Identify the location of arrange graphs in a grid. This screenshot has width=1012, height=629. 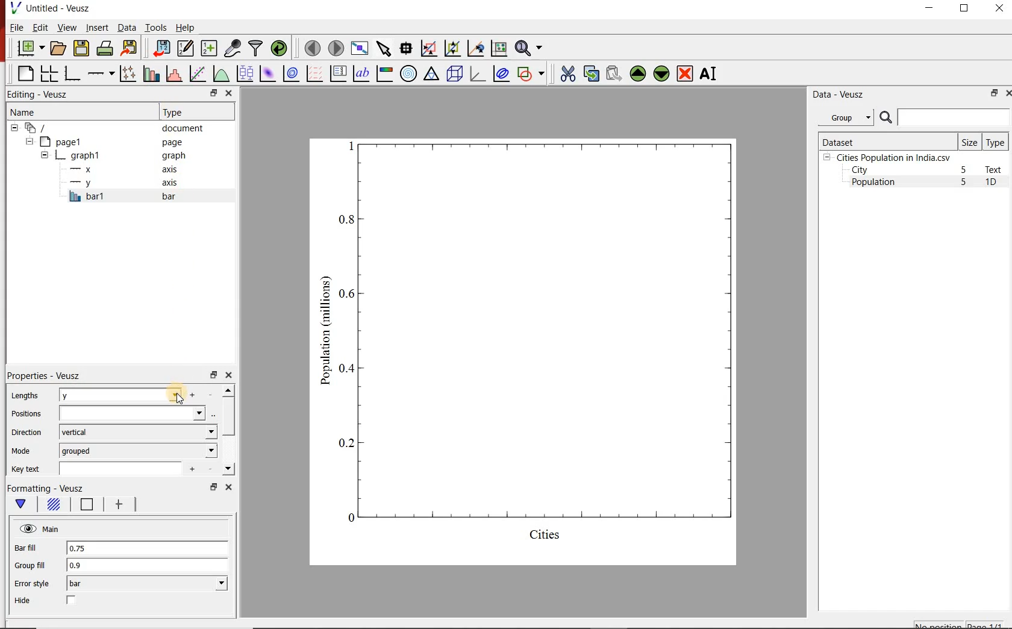
(49, 74).